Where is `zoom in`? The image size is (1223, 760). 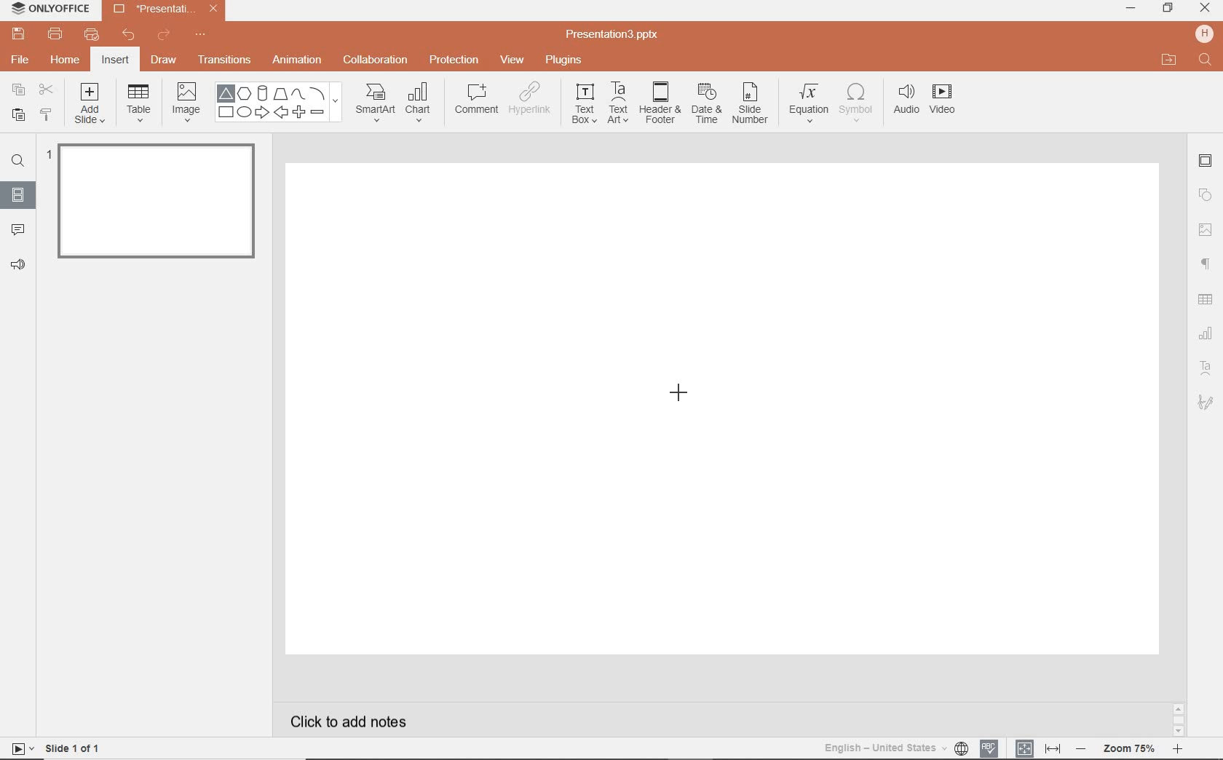
zoom in is located at coordinates (1177, 751).